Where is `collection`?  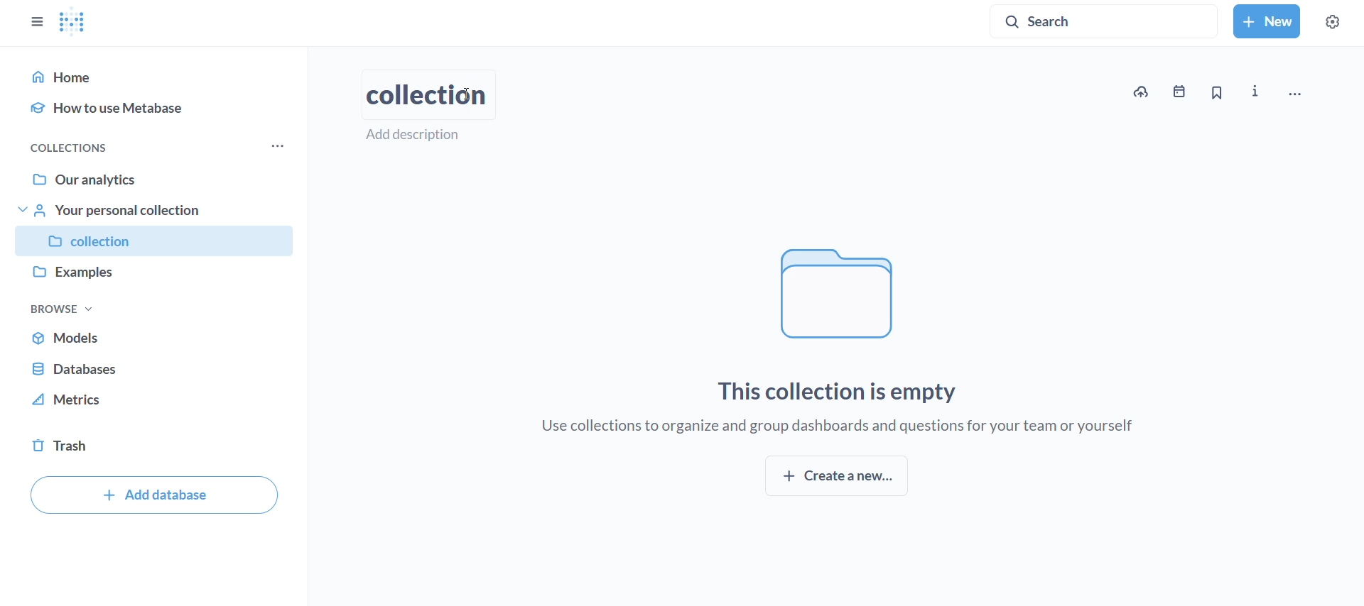
collection is located at coordinates (427, 94).